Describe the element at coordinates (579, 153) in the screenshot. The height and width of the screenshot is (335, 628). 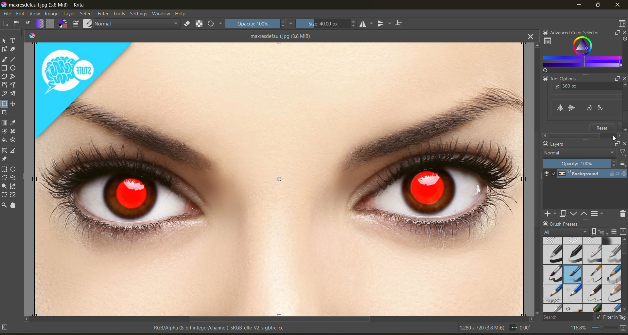
I see `normal` at that location.